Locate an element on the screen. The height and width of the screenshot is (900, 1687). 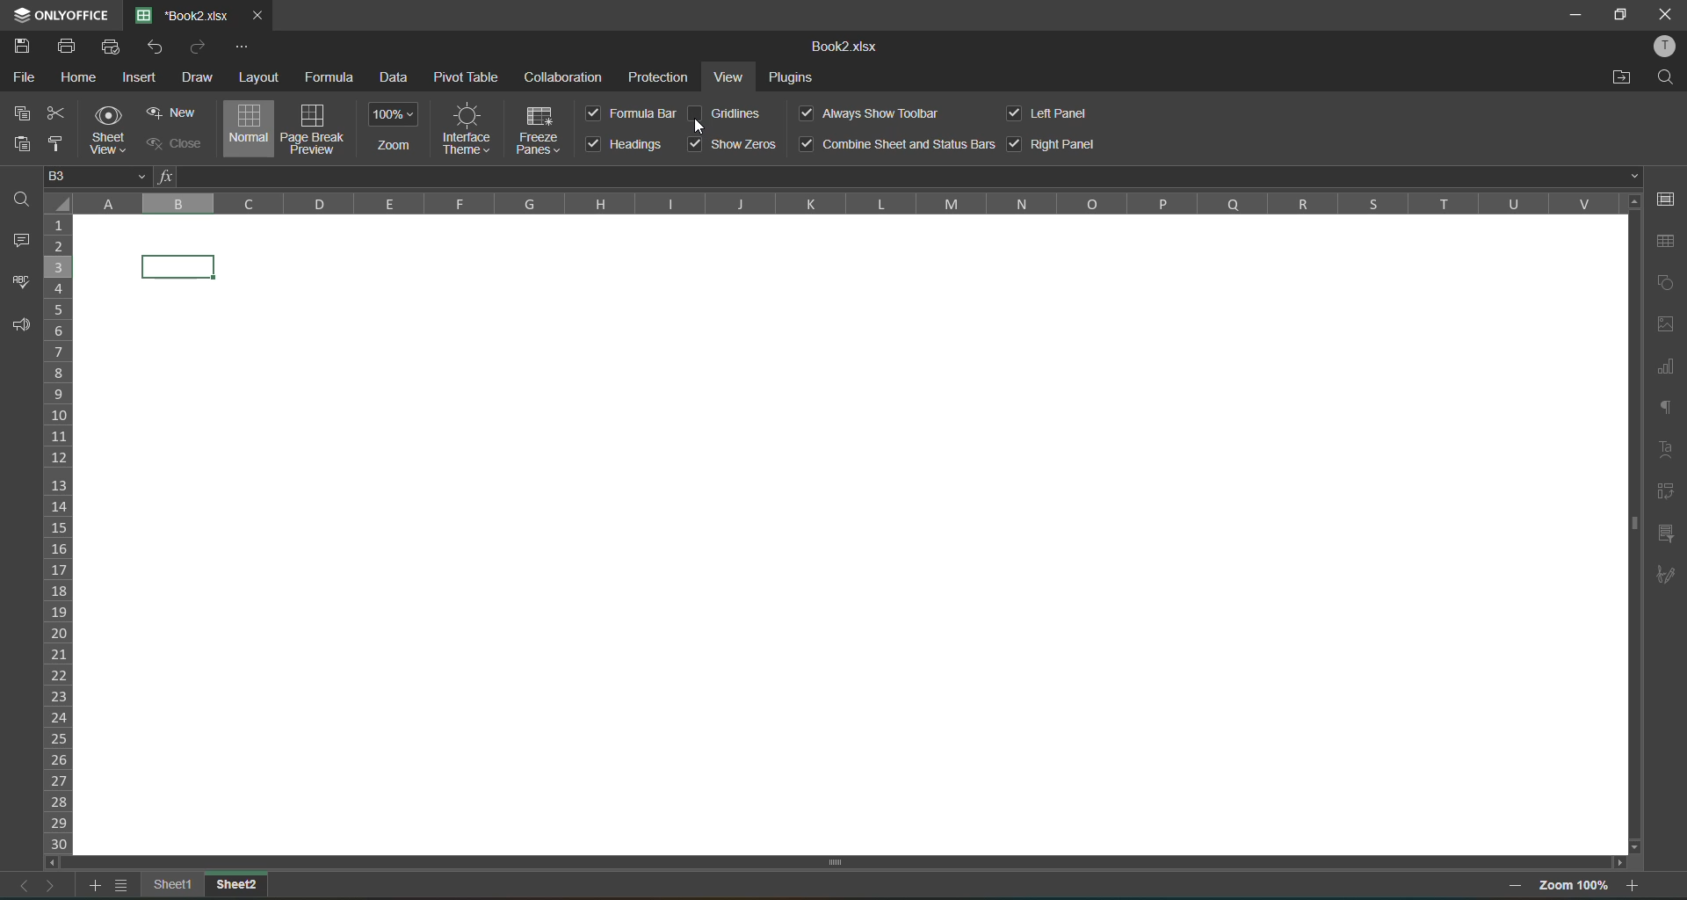
images is located at coordinates (1665, 326).